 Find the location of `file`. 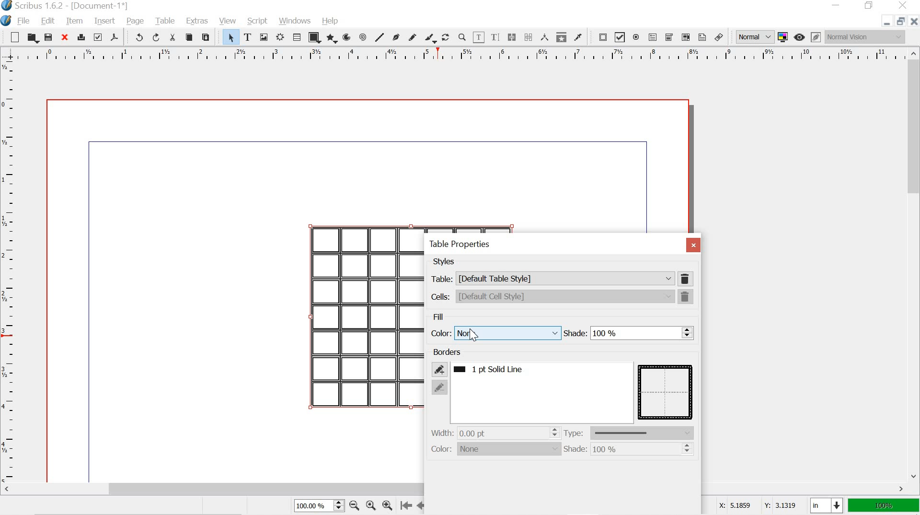

file is located at coordinates (23, 22).